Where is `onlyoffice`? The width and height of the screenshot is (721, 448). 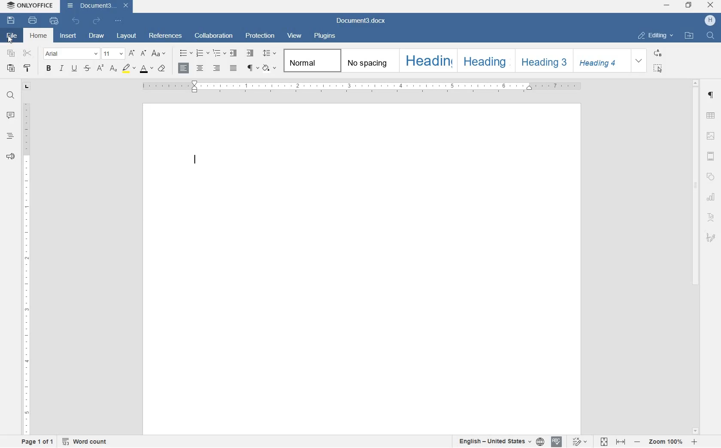
onlyoffice is located at coordinates (30, 5).